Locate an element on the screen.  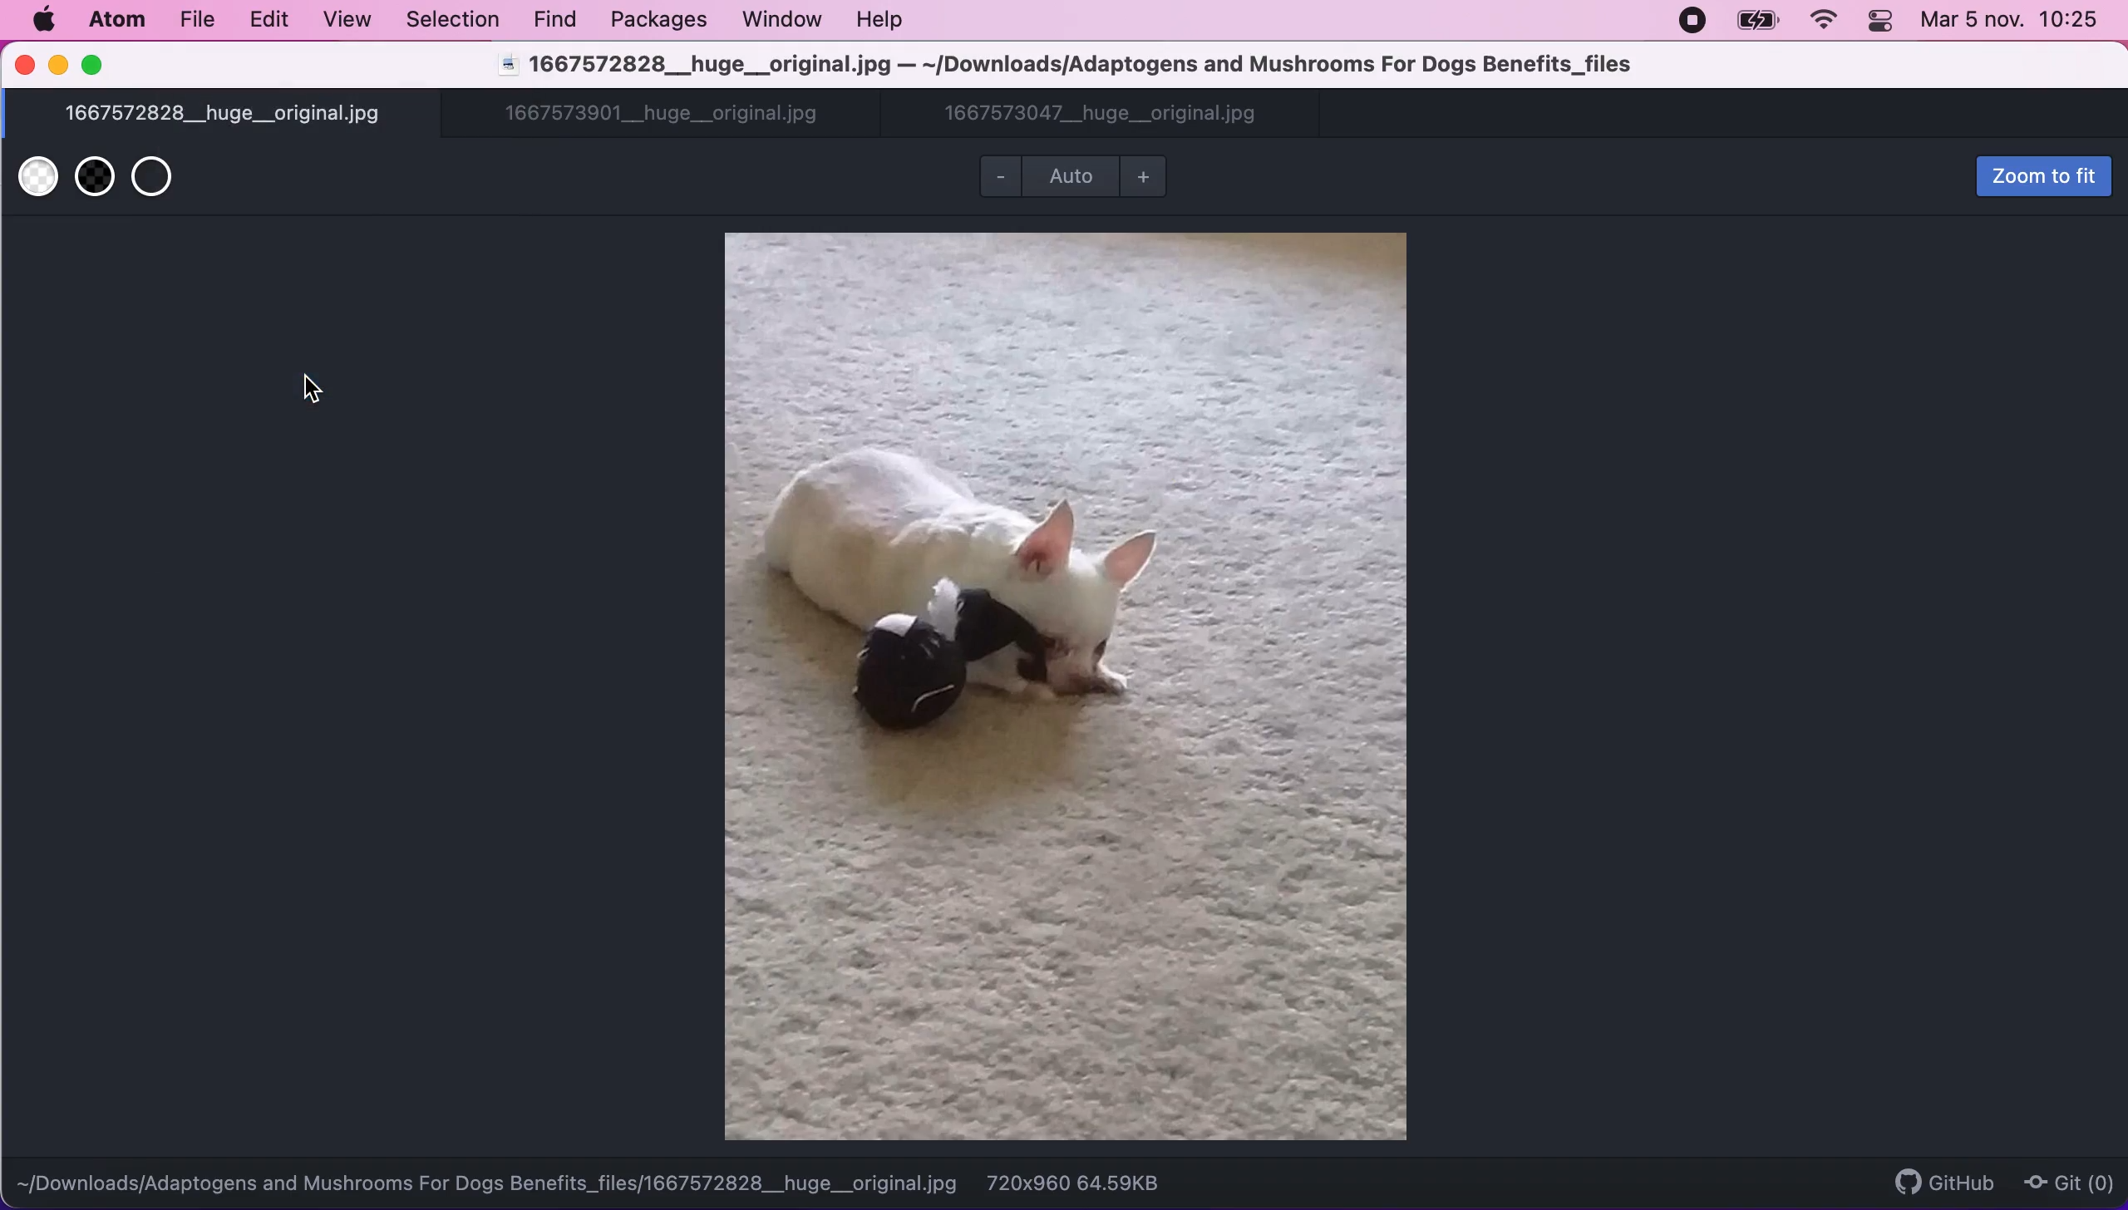
1667573901__huge__original.jpg is located at coordinates (669, 116).